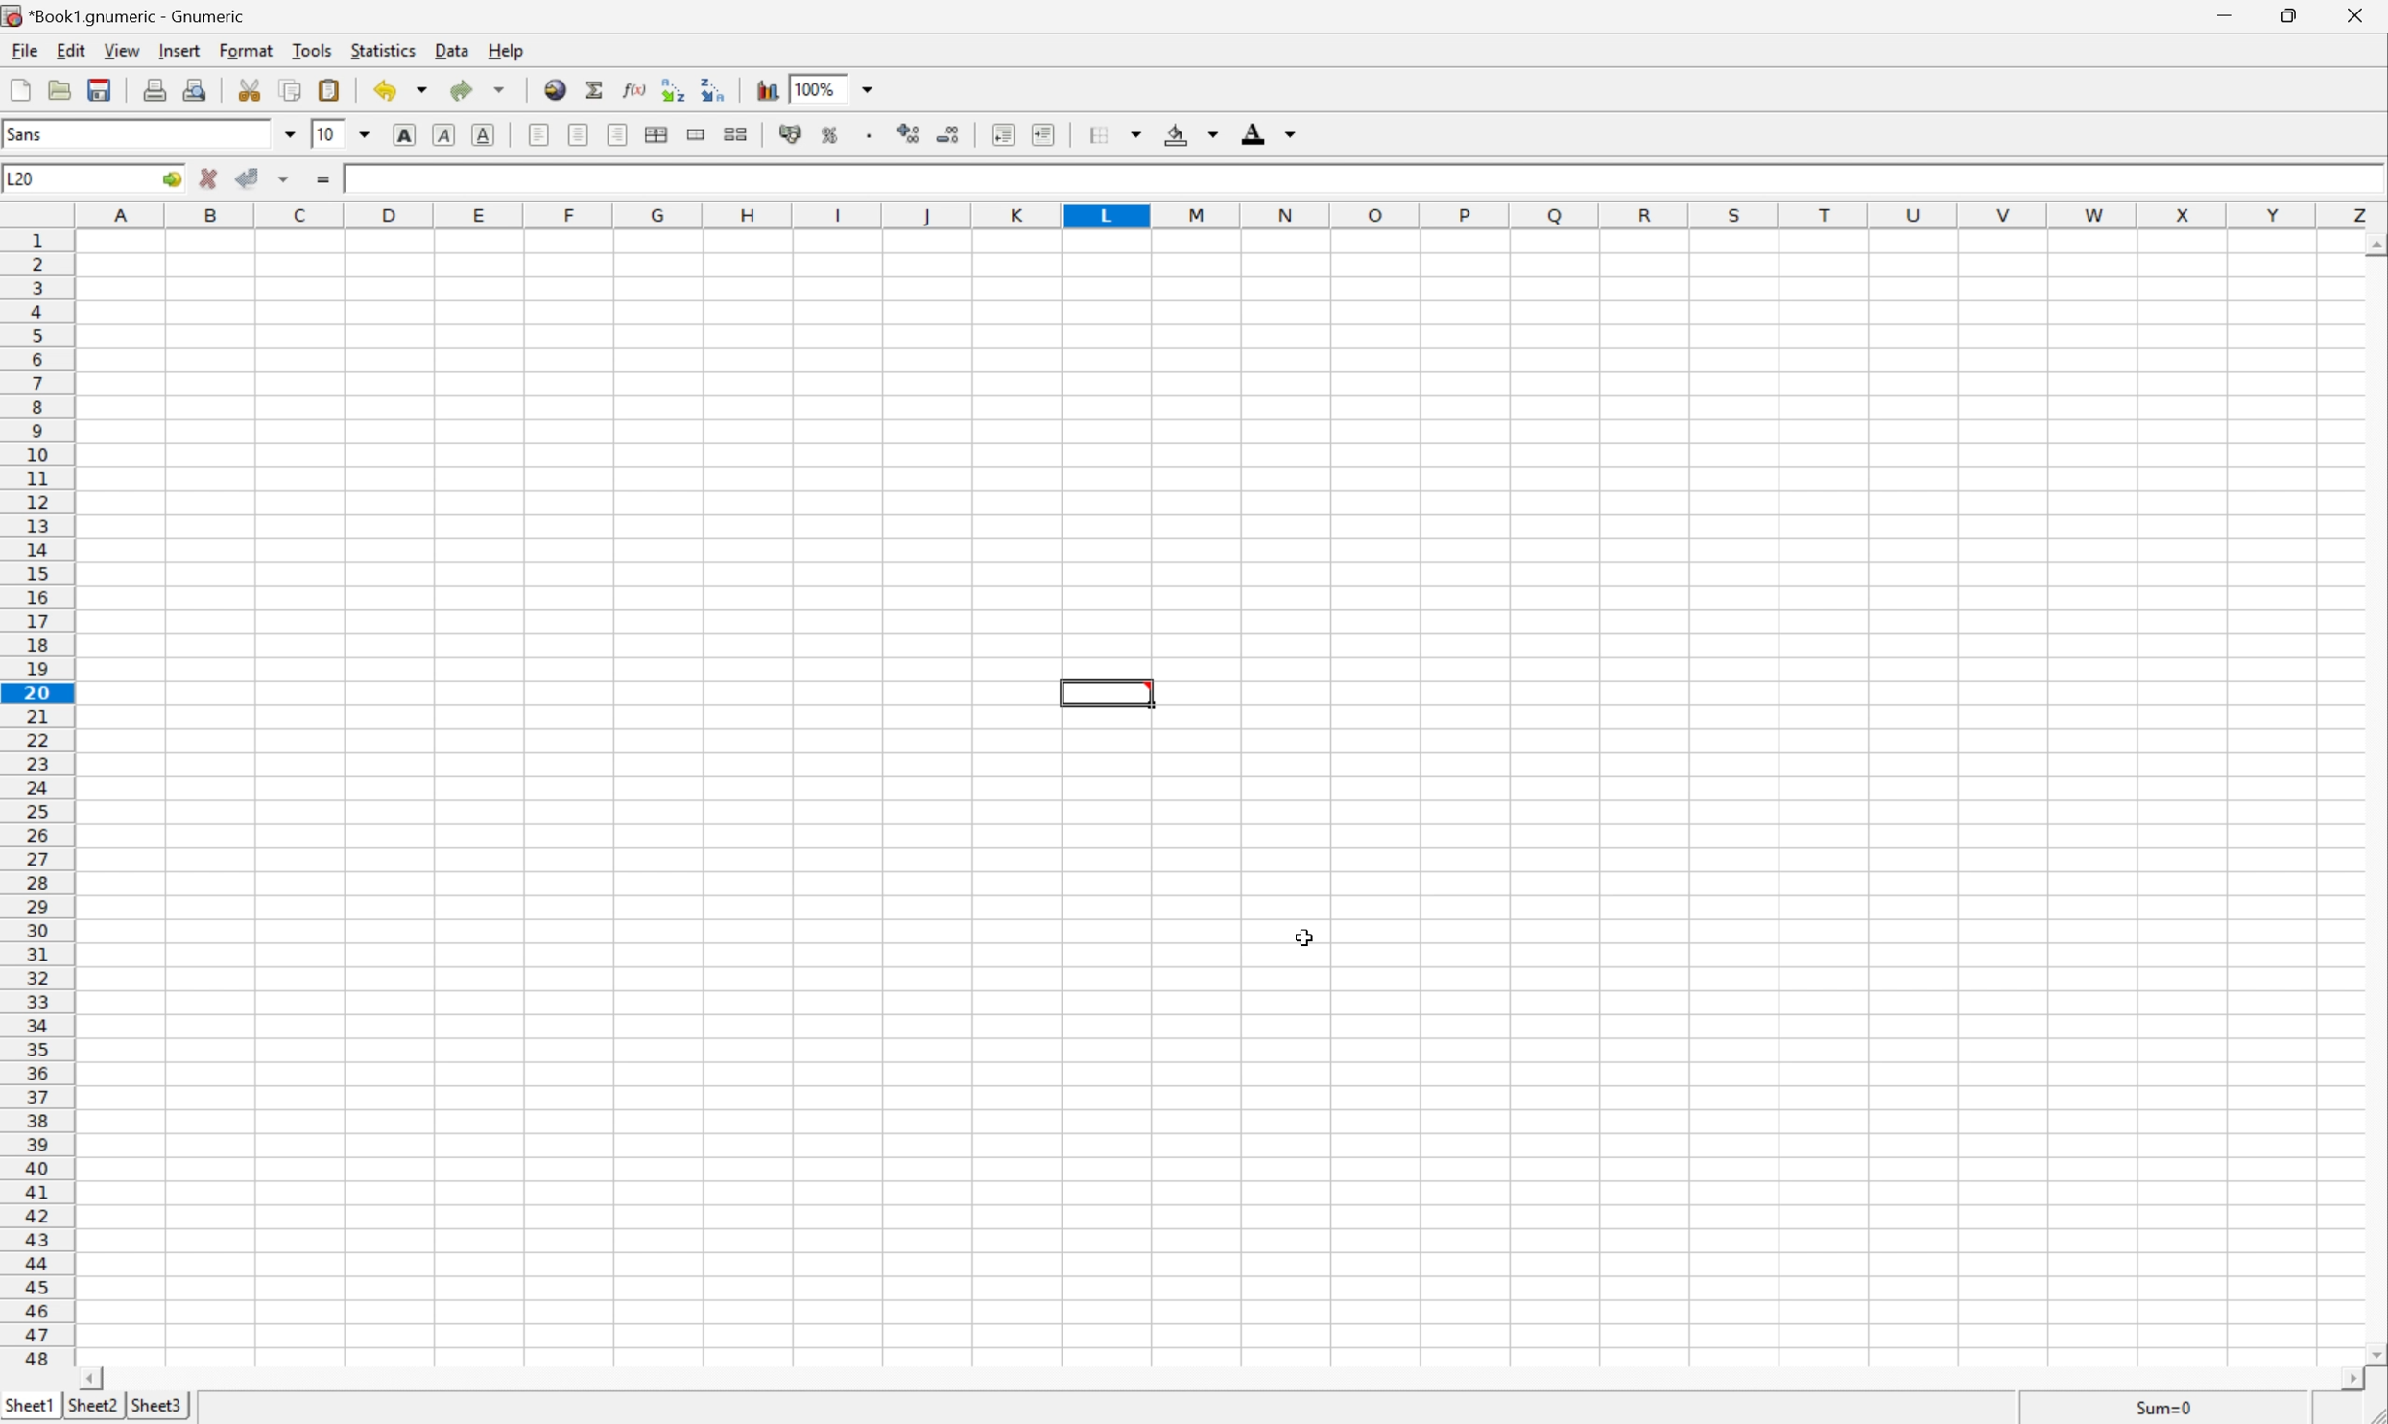  I want to click on Foreground, so click(1270, 132).